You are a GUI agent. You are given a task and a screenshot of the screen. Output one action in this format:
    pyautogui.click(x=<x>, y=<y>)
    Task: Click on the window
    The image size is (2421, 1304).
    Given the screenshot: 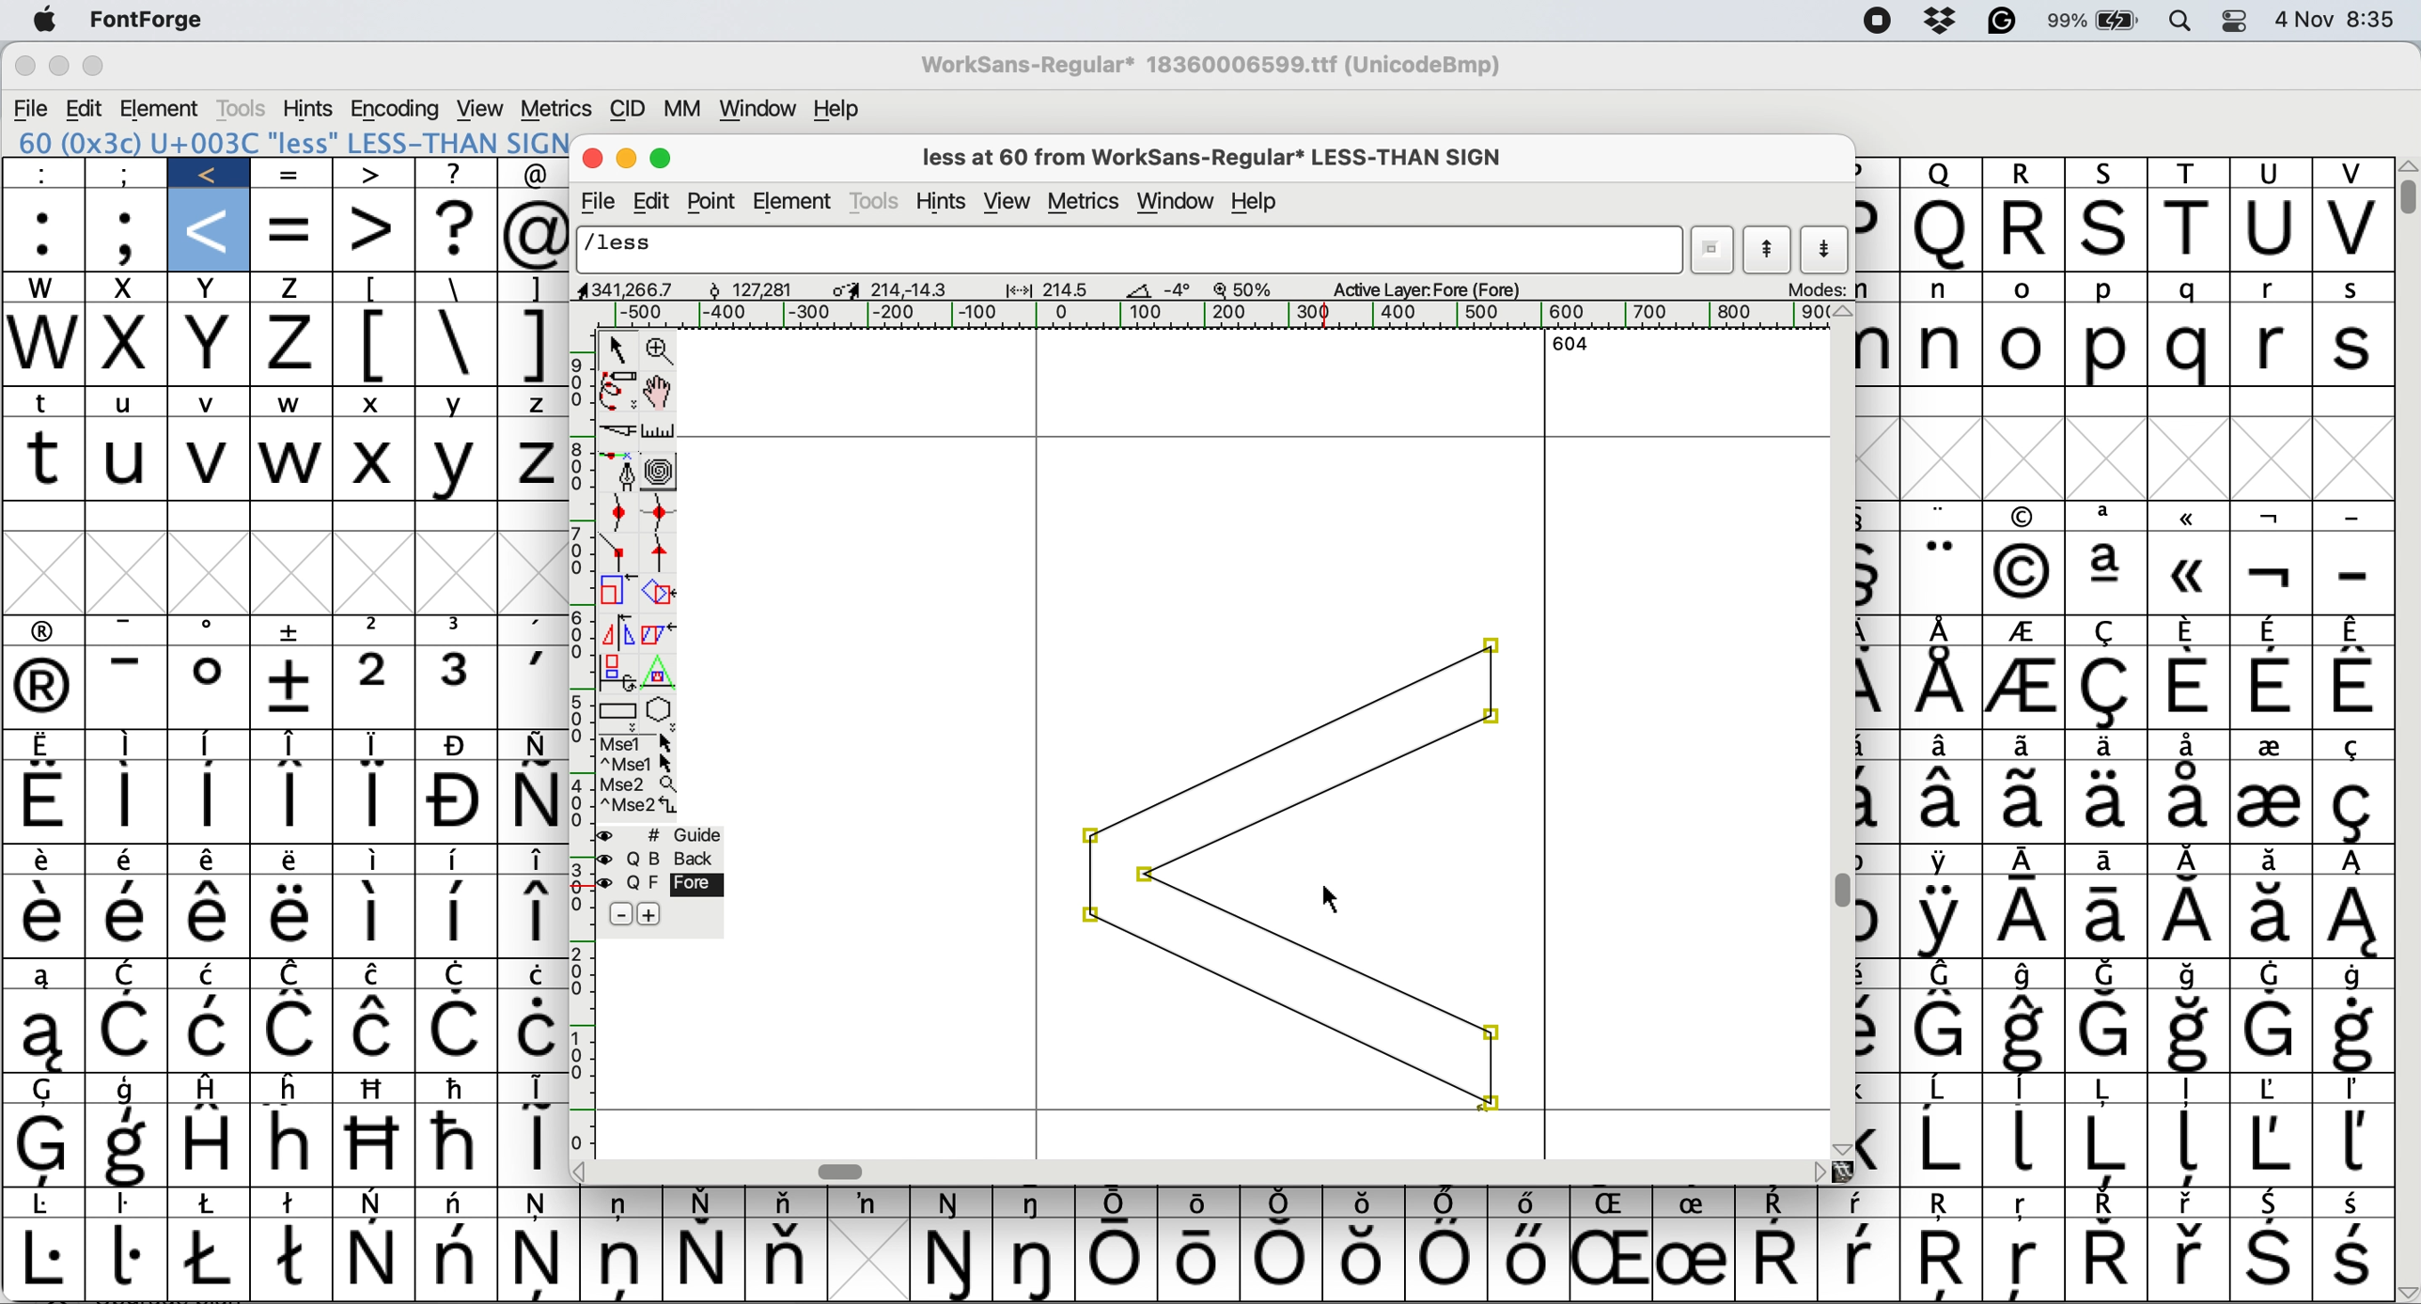 What is the action you would take?
    pyautogui.click(x=1176, y=203)
    